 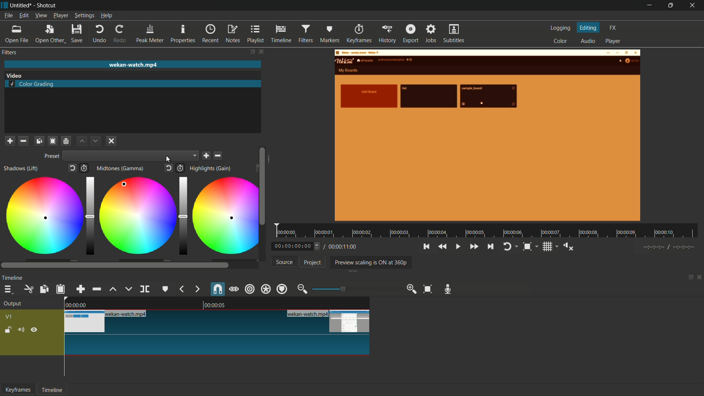 I want to click on overwrite, so click(x=128, y=289).